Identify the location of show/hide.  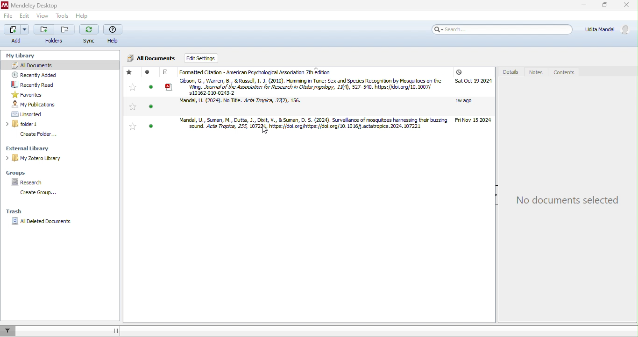
(494, 201).